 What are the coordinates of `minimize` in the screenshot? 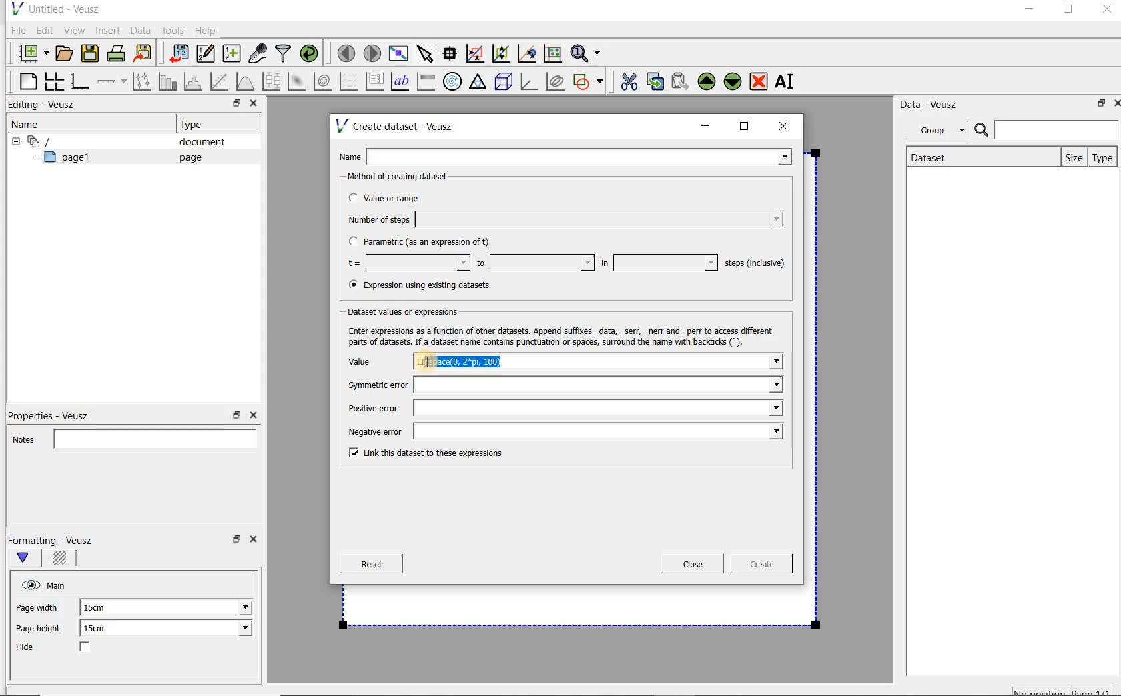 It's located at (1028, 11).